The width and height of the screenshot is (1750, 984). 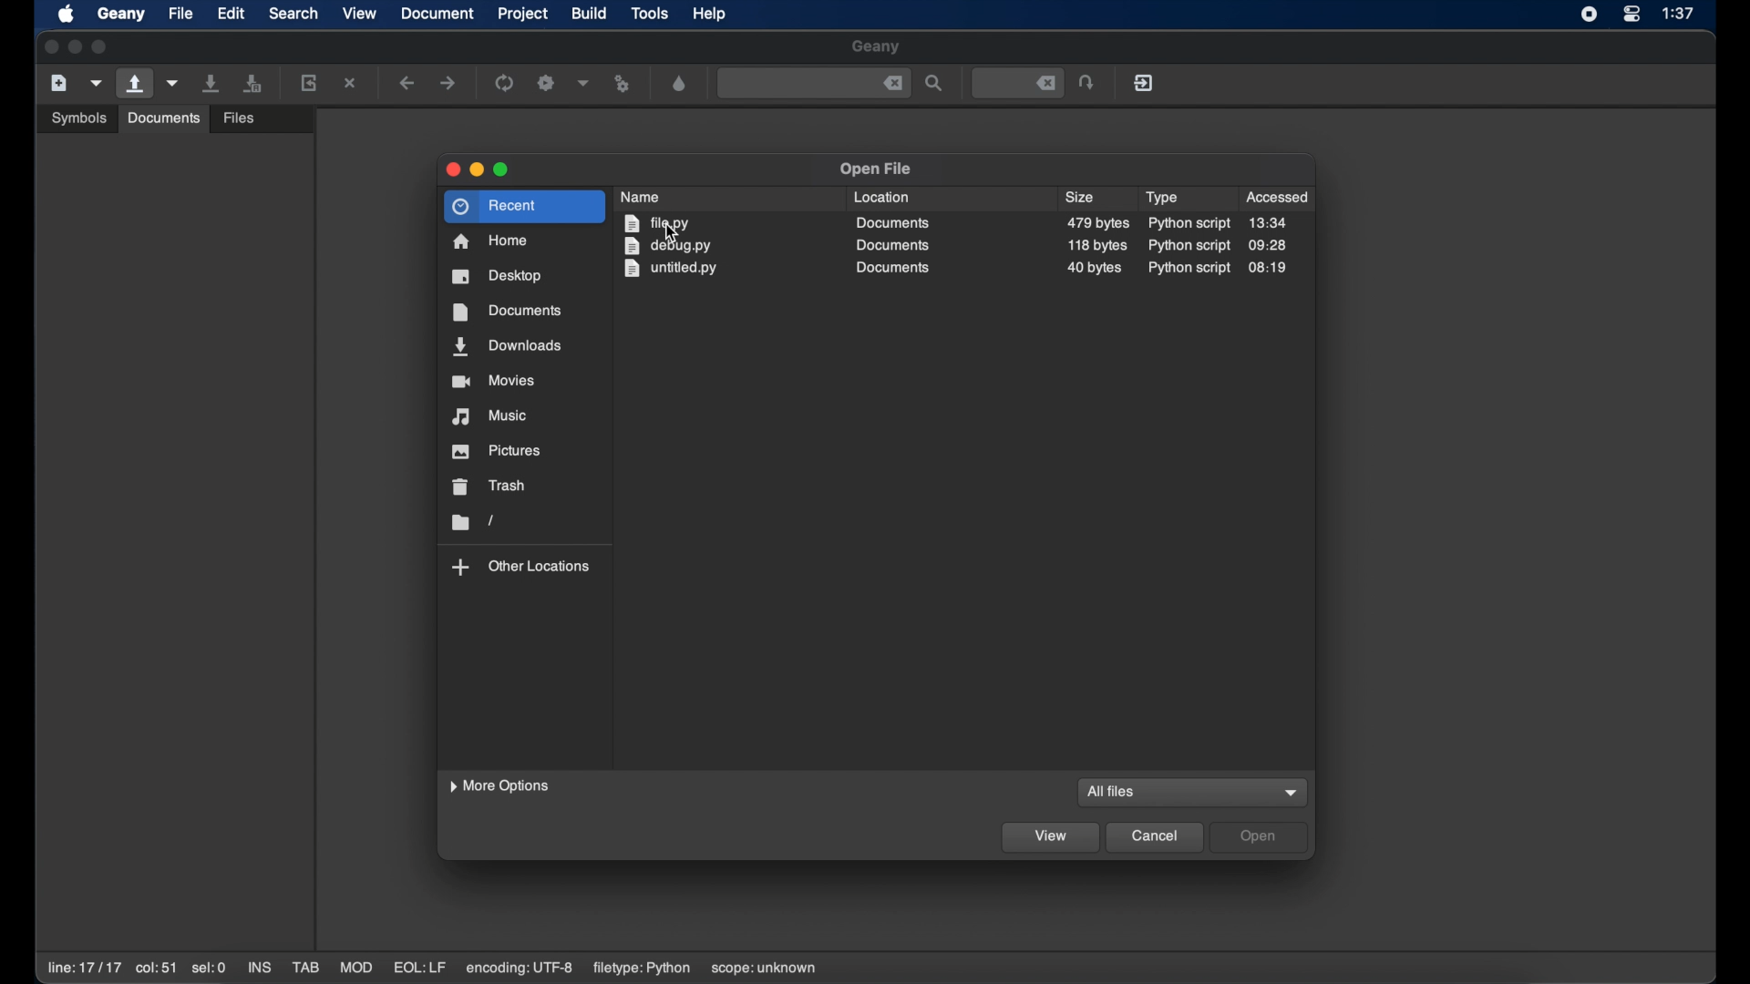 What do you see at coordinates (408, 83) in the screenshot?
I see `navigate back a location` at bounding box center [408, 83].